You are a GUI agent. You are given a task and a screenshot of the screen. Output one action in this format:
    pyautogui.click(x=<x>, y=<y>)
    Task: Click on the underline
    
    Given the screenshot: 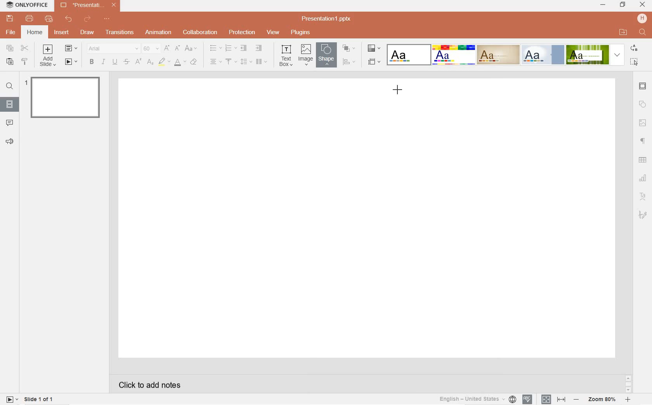 What is the action you would take?
    pyautogui.click(x=114, y=61)
    